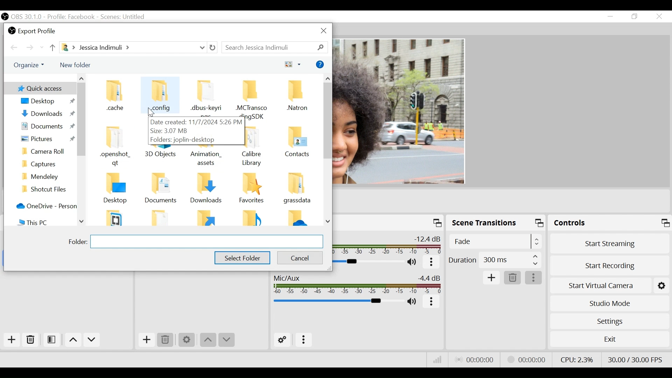 The width and height of the screenshot is (672, 378). Describe the element at coordinates (81, 120) in the screenshot. I see `Vertical Scroll bar` at that location.